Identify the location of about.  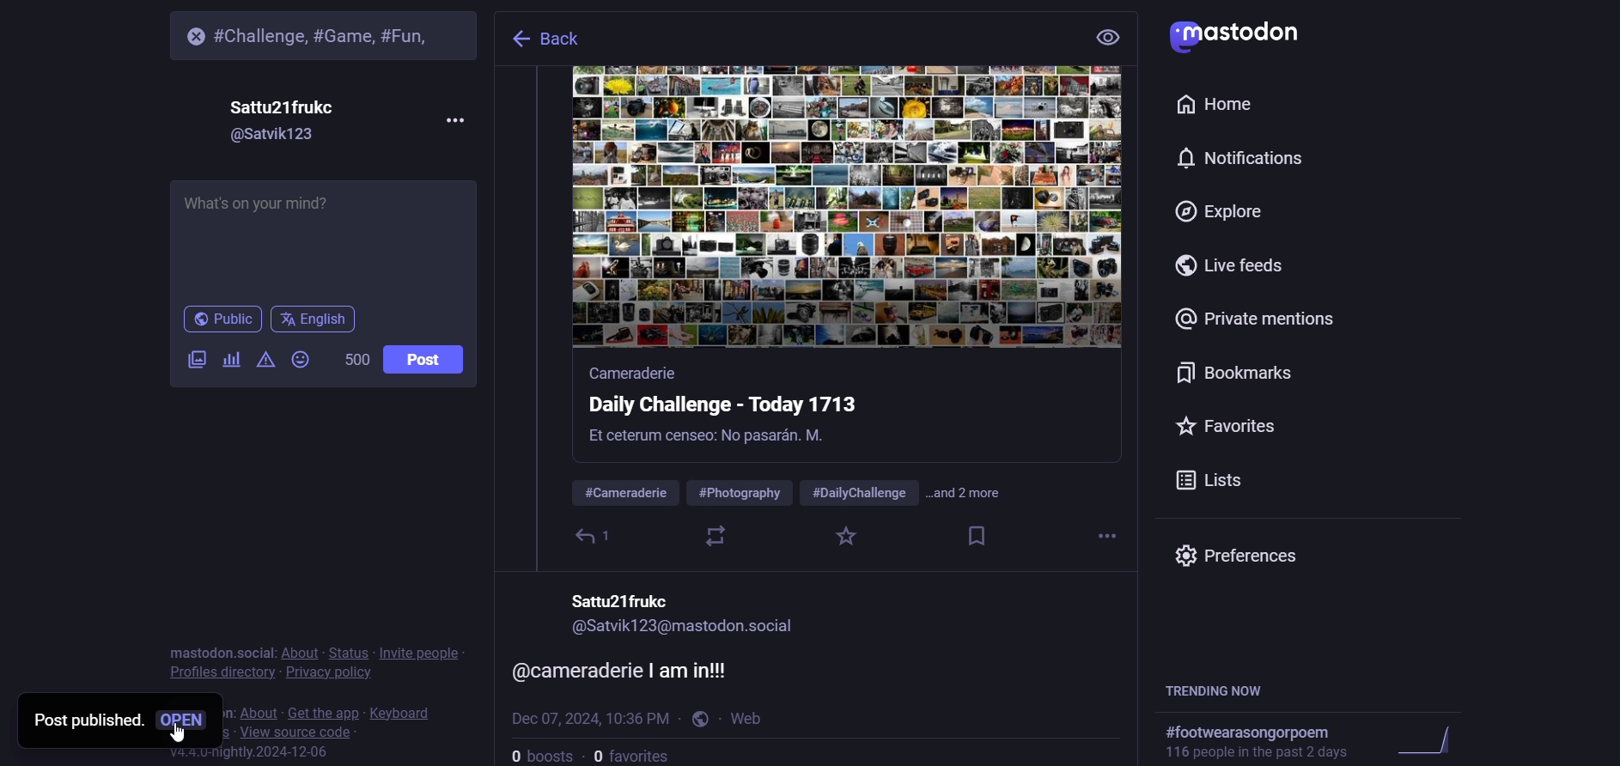
(253, 703).